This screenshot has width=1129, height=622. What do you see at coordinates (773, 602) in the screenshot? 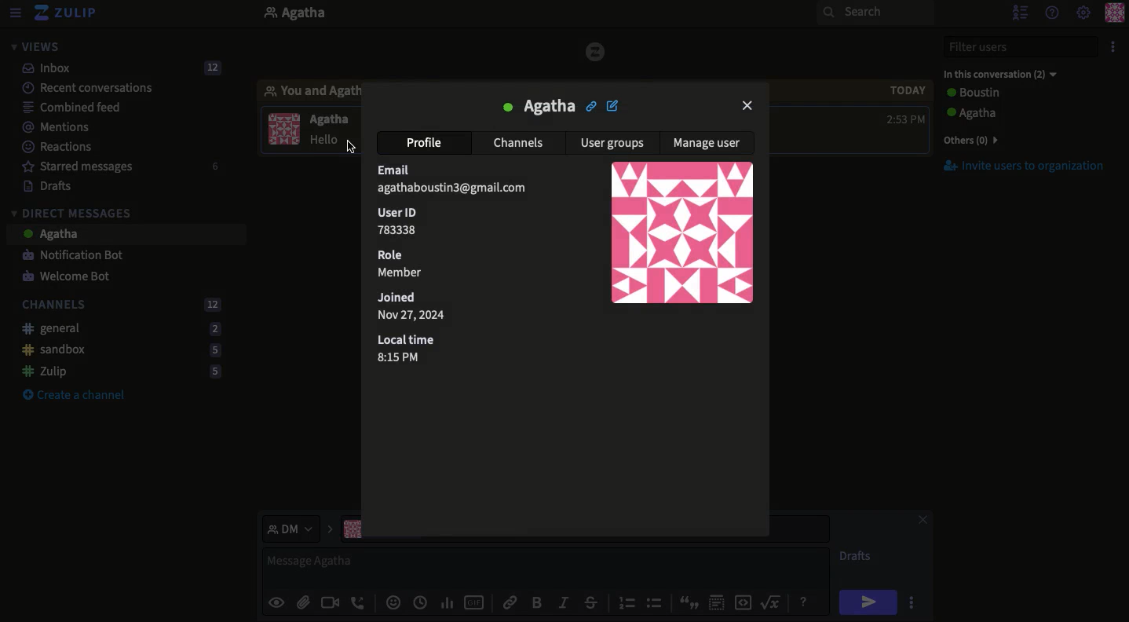
I see `Square root` at bounding box center [773, 602].